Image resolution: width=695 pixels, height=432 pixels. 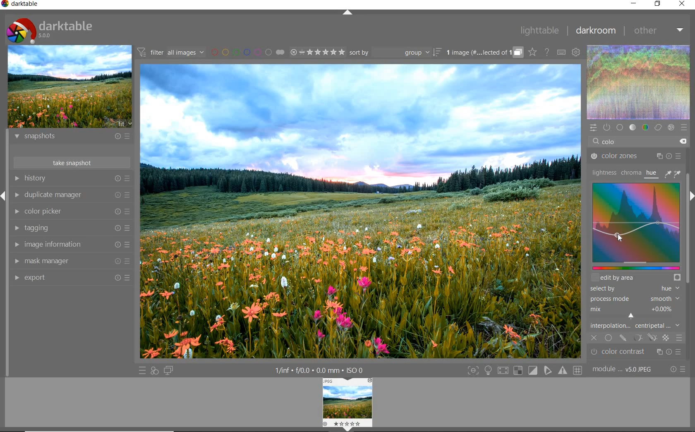 I want to click on display a second darkroom image window, so click(x=168, y=370).